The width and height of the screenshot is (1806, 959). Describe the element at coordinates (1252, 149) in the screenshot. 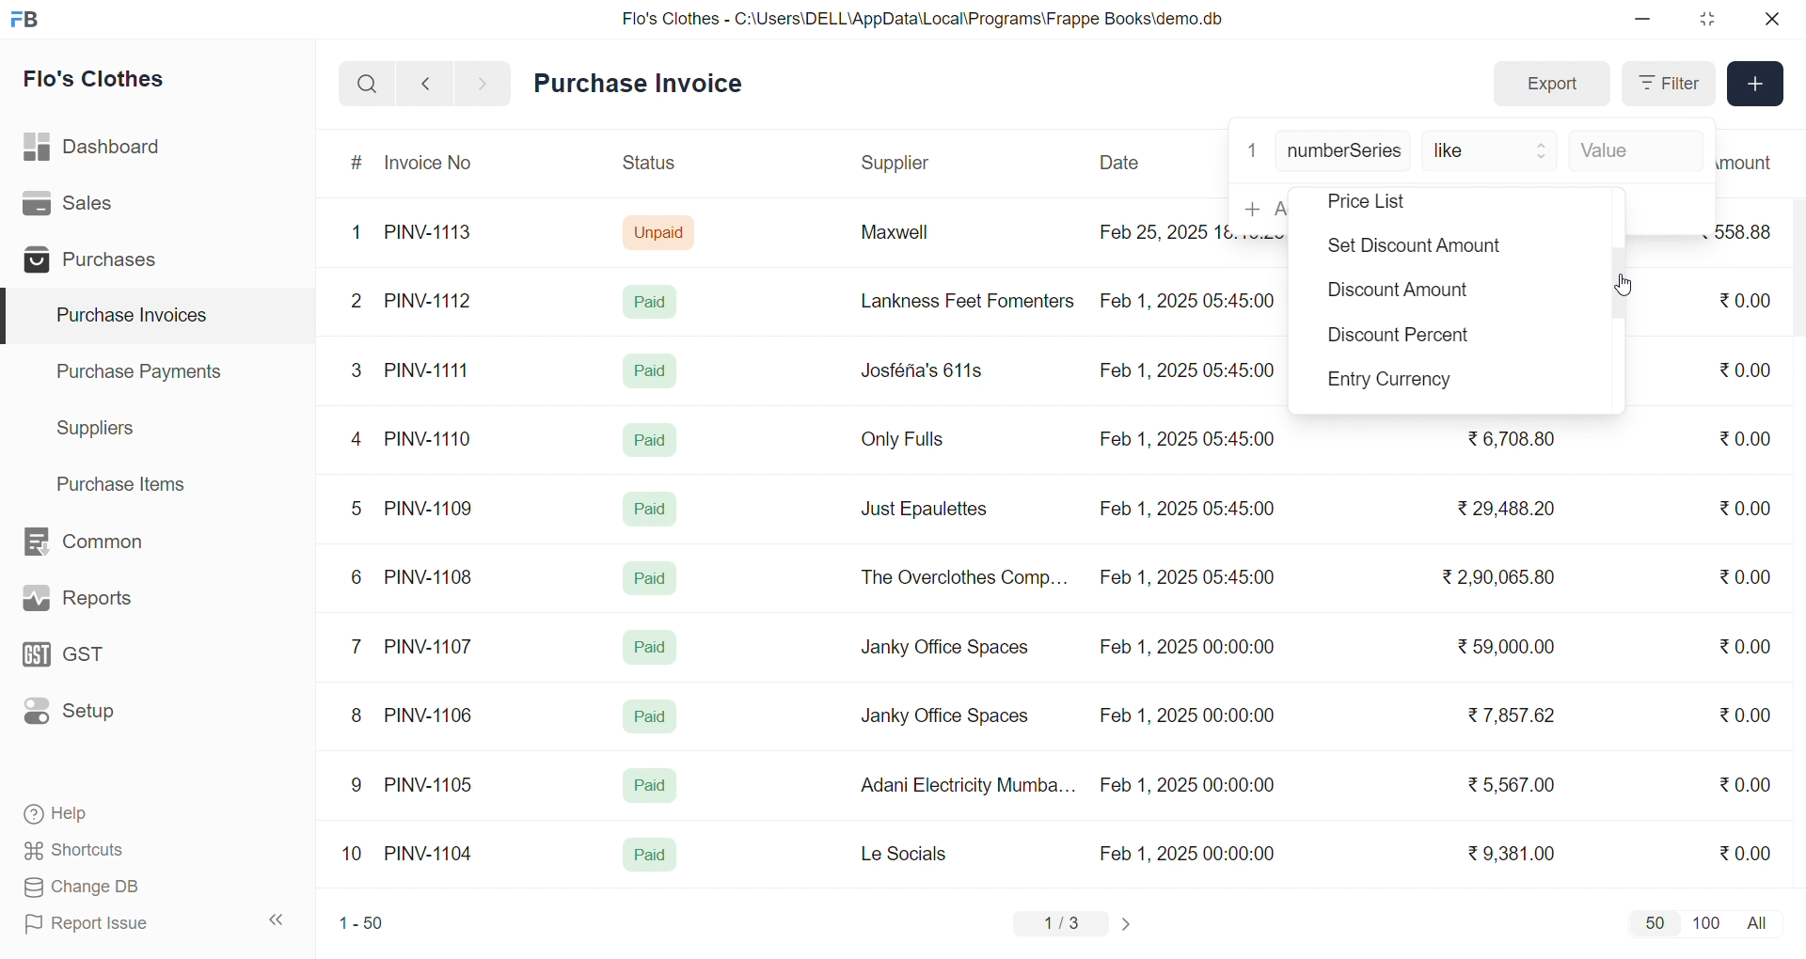

I see `1` at that location.